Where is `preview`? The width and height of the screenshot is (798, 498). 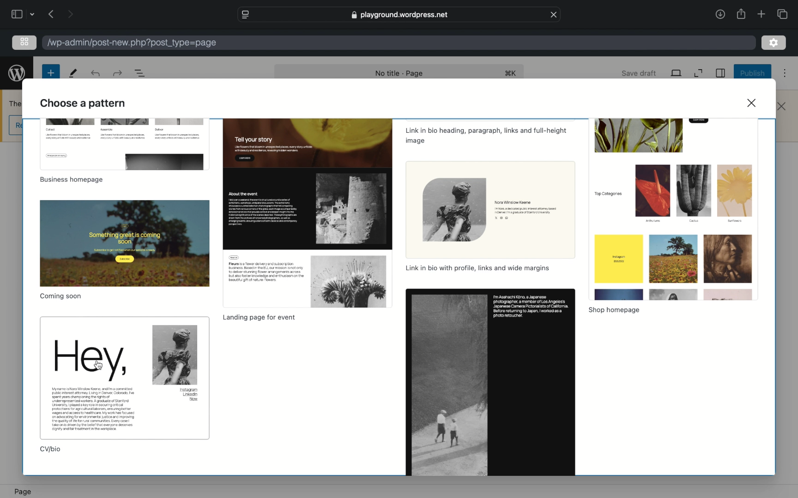
preview is located at coordinates (307, 213).